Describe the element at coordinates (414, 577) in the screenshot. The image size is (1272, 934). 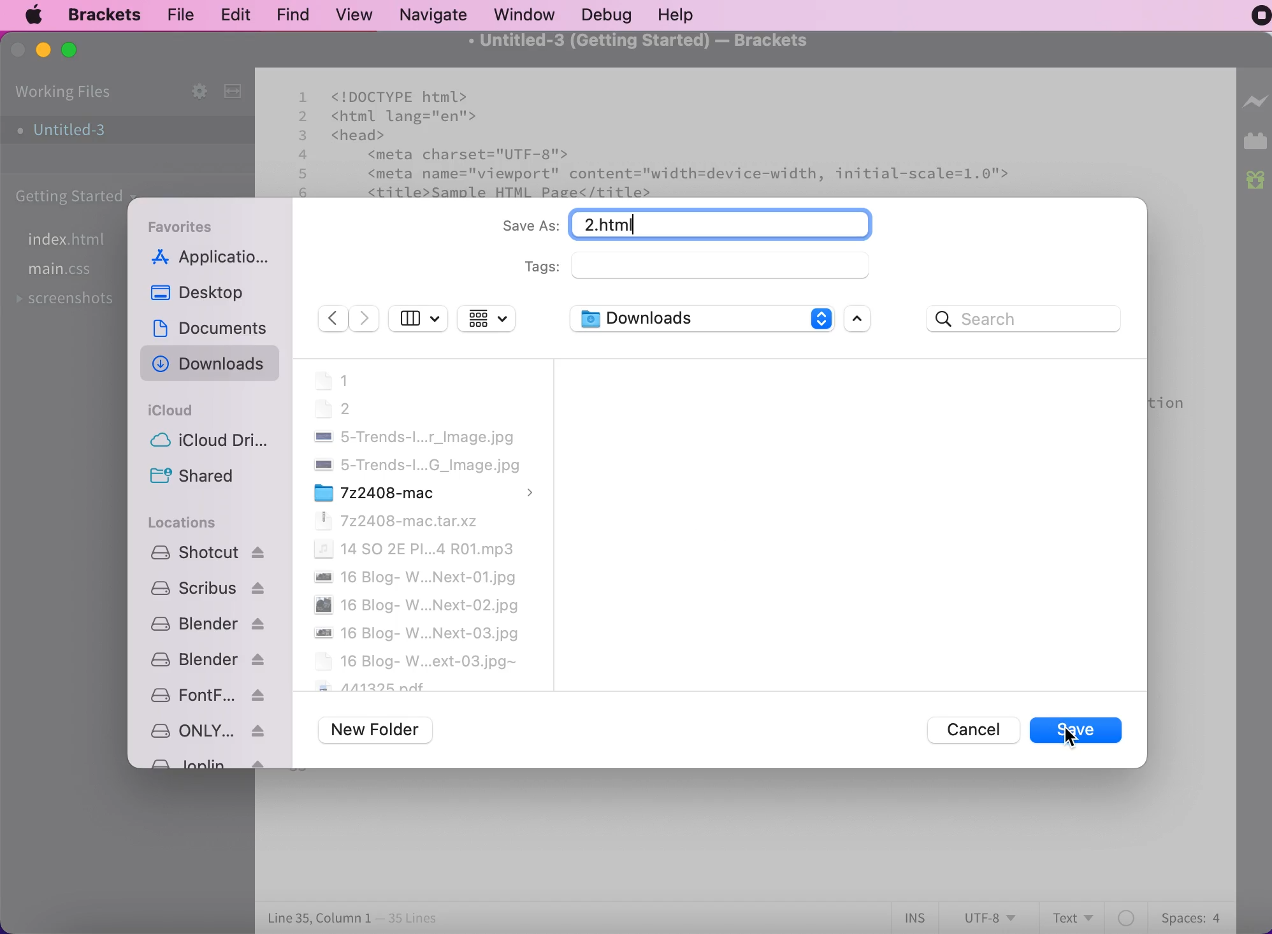
I see `16 Blog- W...Next-01.jpg` at that location.